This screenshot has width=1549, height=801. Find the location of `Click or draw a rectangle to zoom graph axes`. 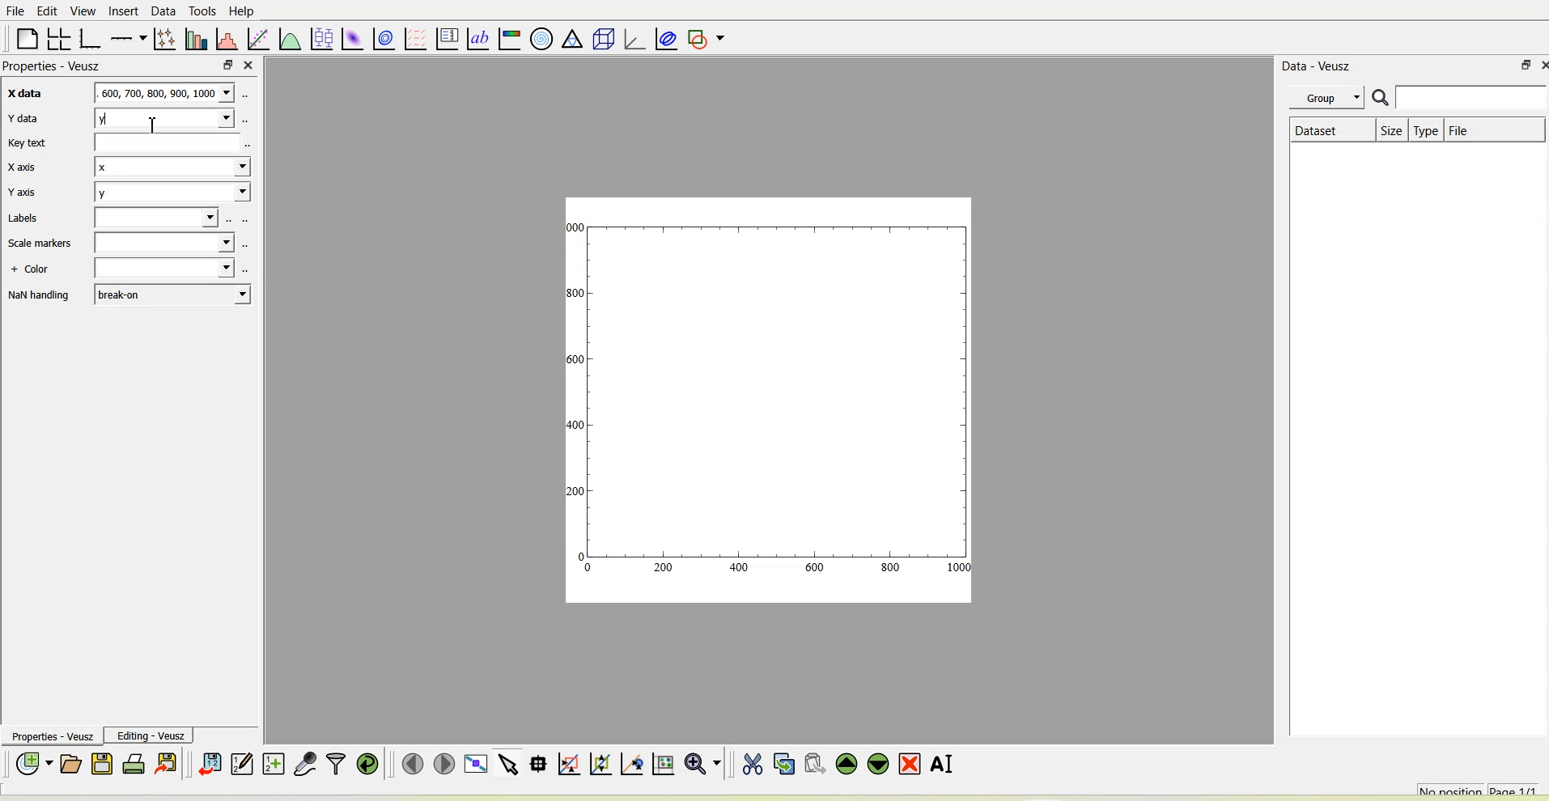

Click or draw a rectangle to zoom graph axes is located at coordinates (570, 765).